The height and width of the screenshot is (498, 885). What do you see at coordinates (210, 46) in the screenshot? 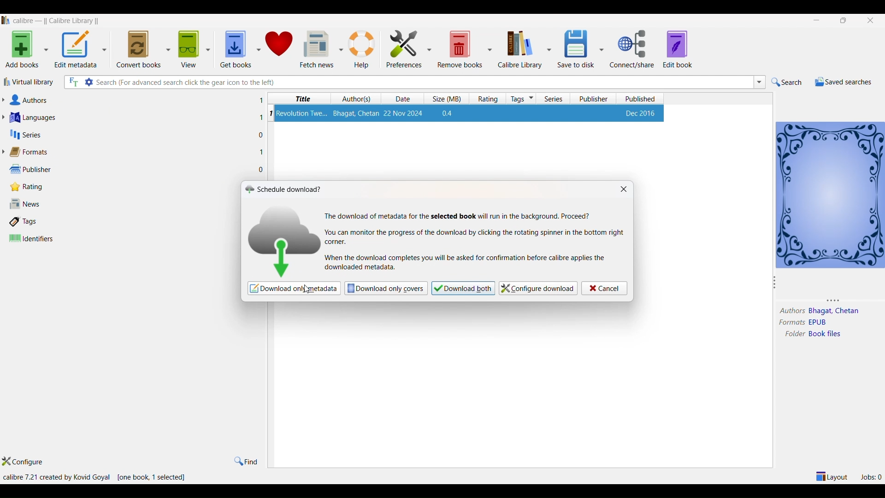
I see `view options dropdown button` at bounding box center [210, 46].